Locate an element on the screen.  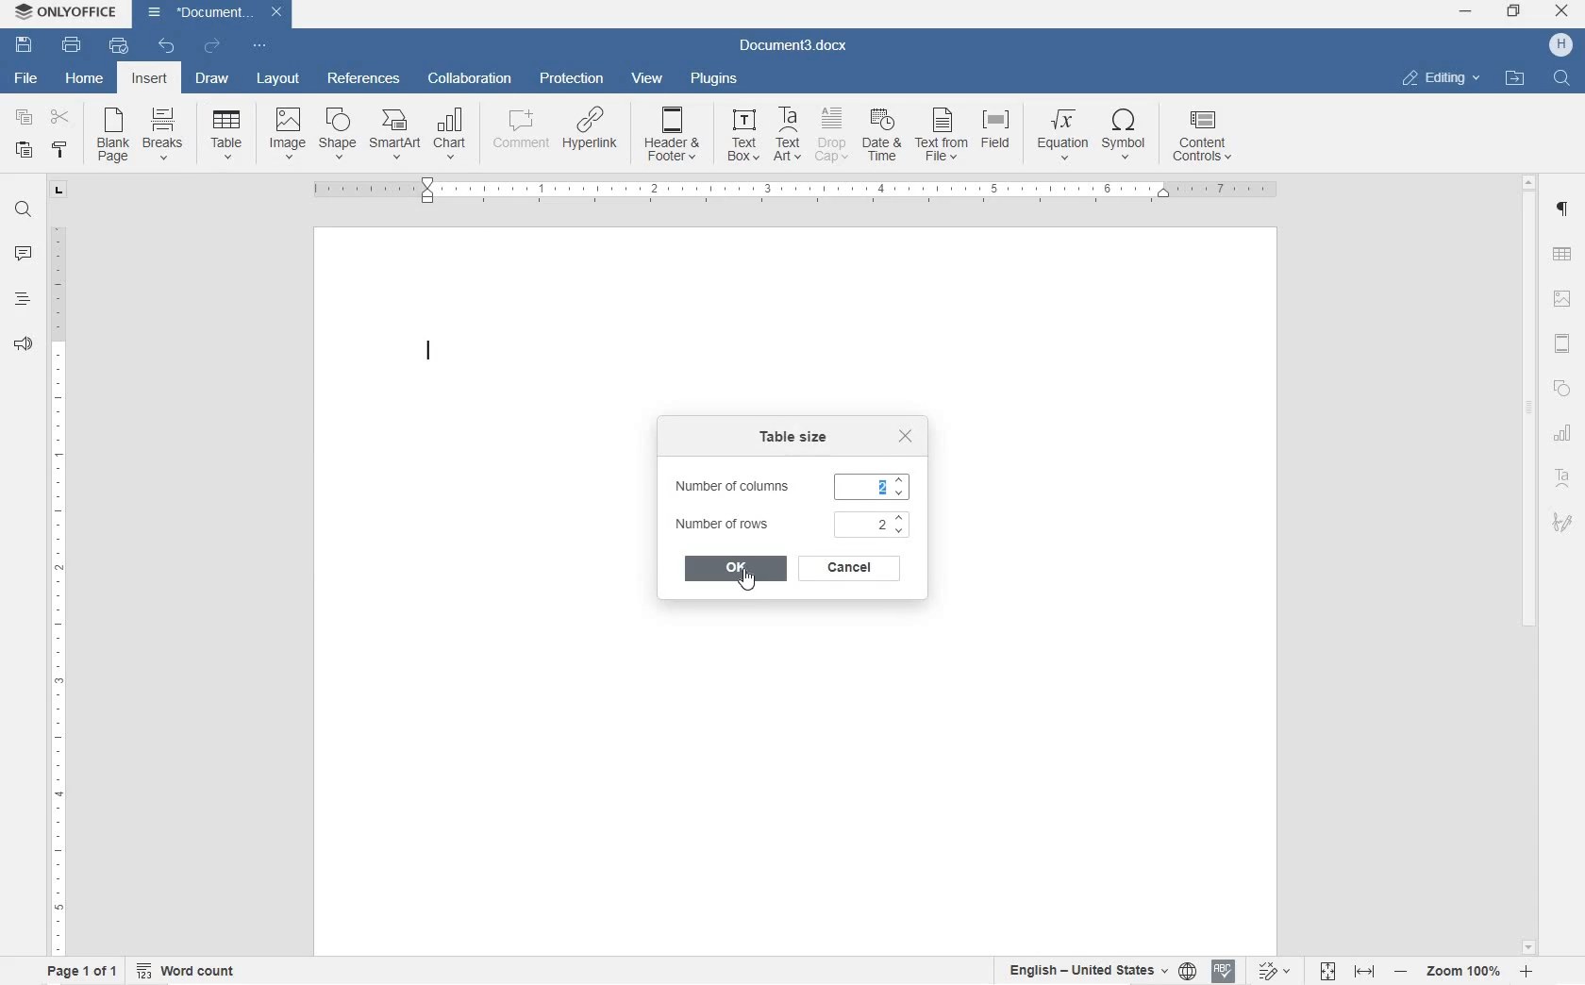
Blank Page is located at coordinates (113, 136).